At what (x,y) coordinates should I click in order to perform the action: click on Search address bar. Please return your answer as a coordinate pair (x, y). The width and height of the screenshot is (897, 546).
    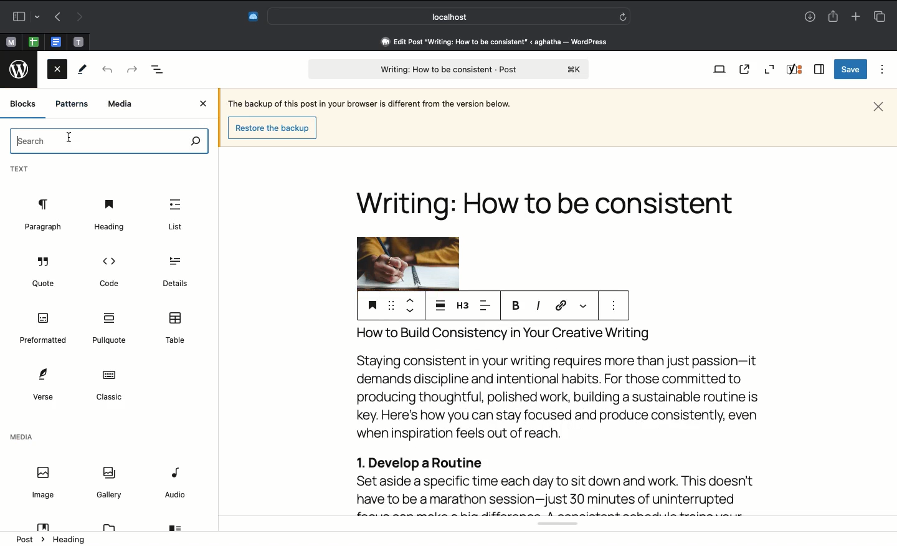
    Looking at the image, I should click on (447, 17).